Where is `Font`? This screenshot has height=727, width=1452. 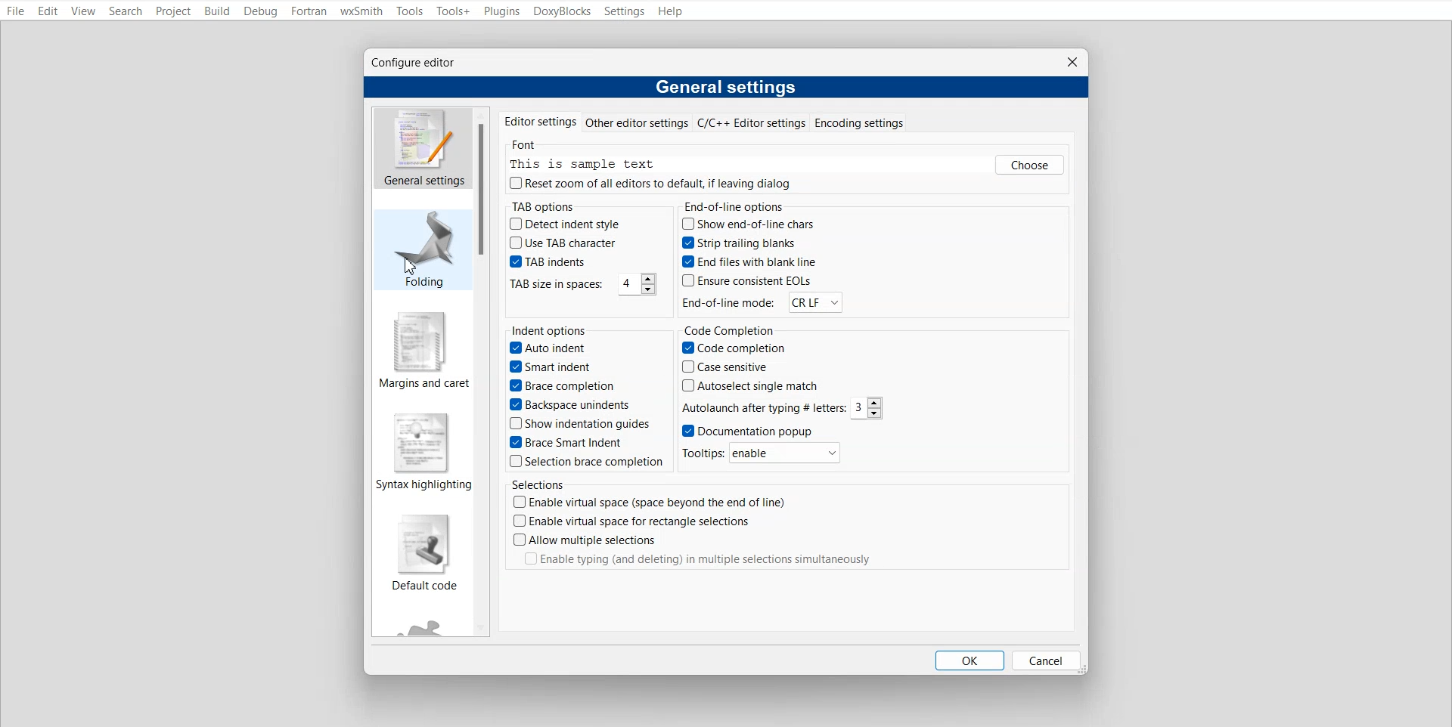
Font is located at coordinates (525, 141).